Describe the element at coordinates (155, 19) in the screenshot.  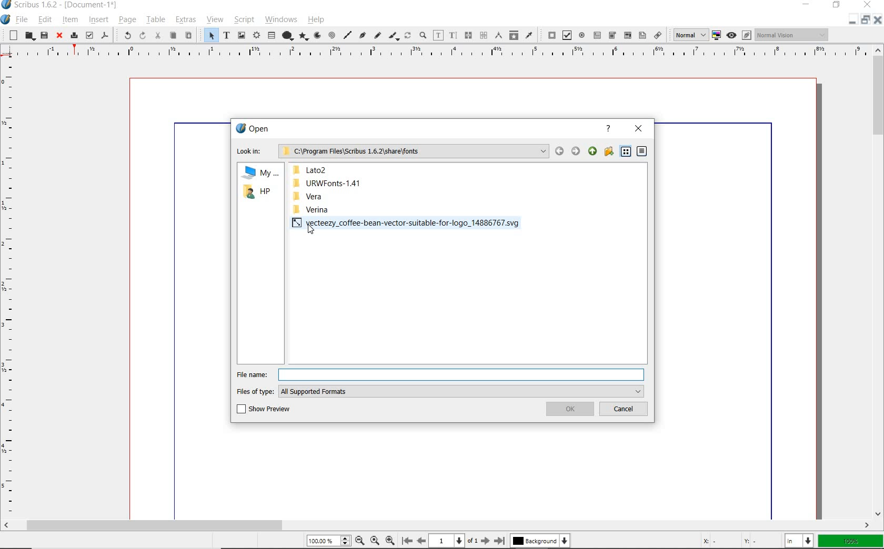
I see `table` at that location.